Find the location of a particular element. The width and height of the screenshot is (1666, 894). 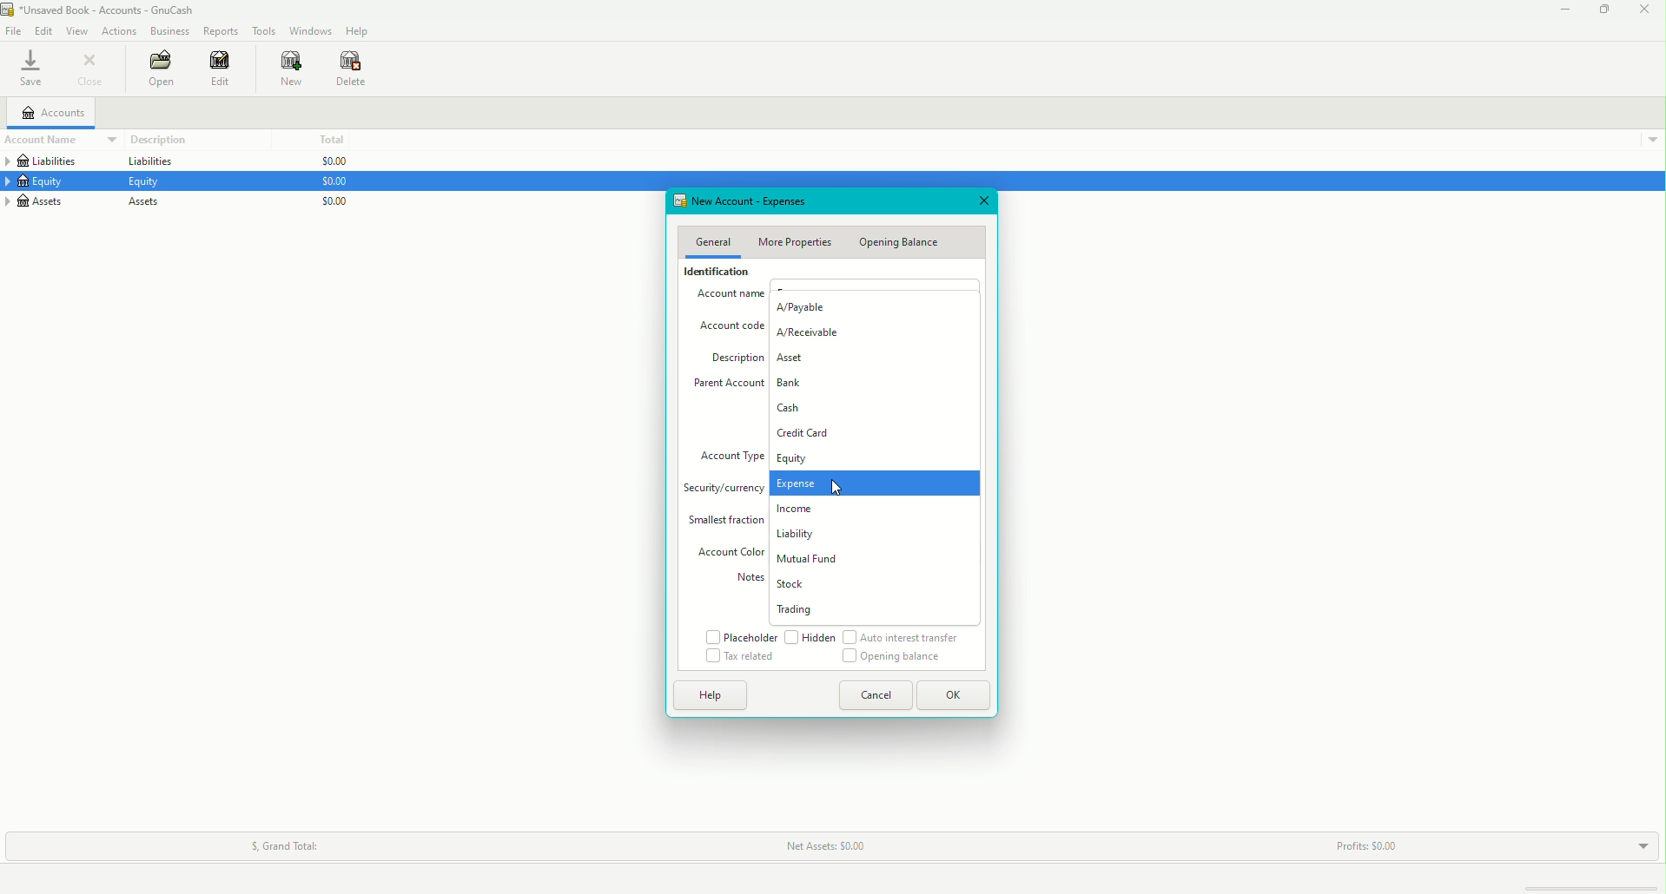

Actions is located at coordinates (122, 31).